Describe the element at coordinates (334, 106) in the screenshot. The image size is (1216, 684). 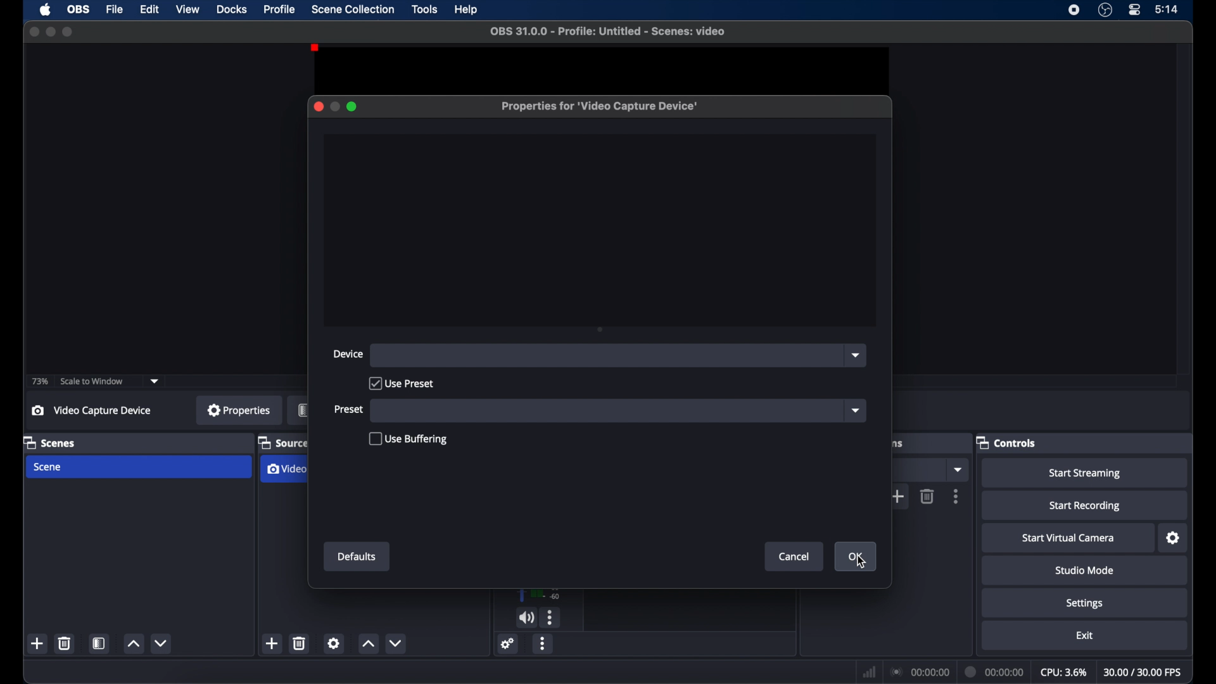
I see `minimize` at that location.